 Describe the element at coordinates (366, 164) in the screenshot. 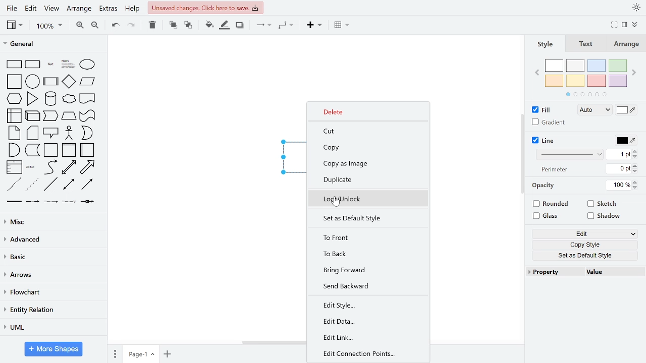

I see `copy as image` at that location.